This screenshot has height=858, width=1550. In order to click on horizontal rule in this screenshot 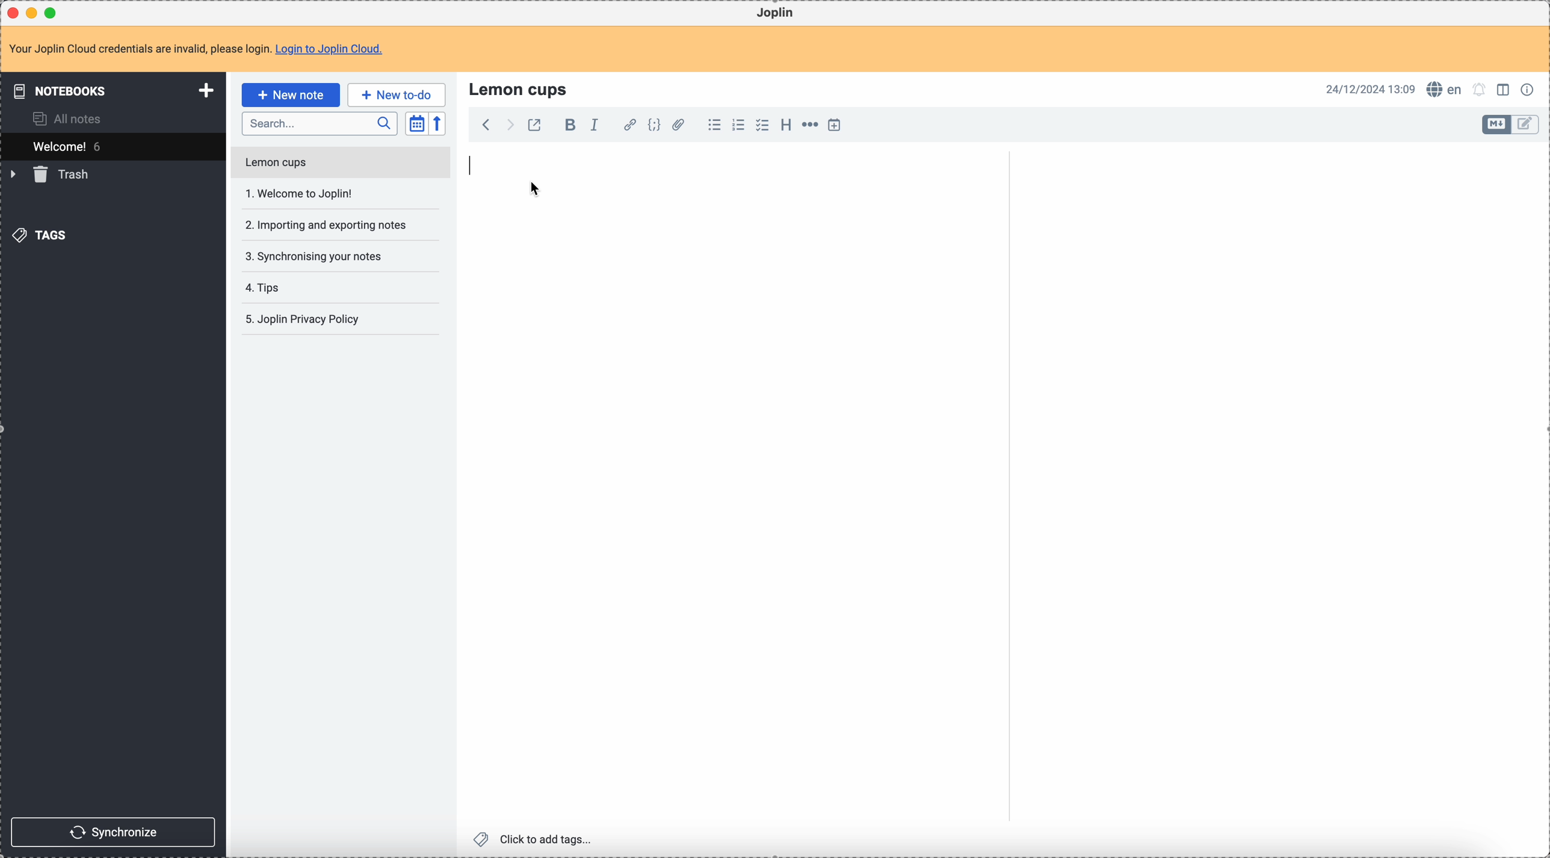, I will do `click(808, 126)`.